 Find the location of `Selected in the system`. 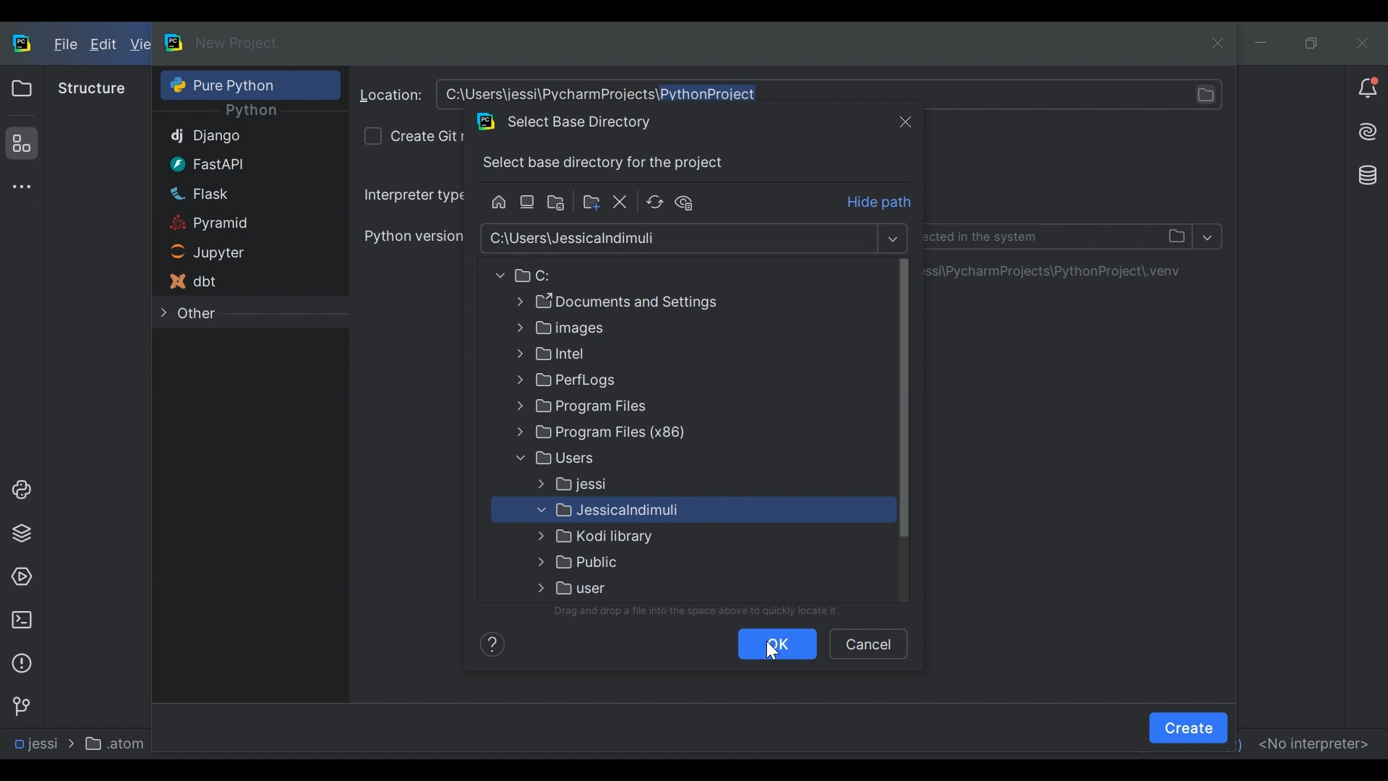

Selected in the system is located at coordinates (1058, 236).